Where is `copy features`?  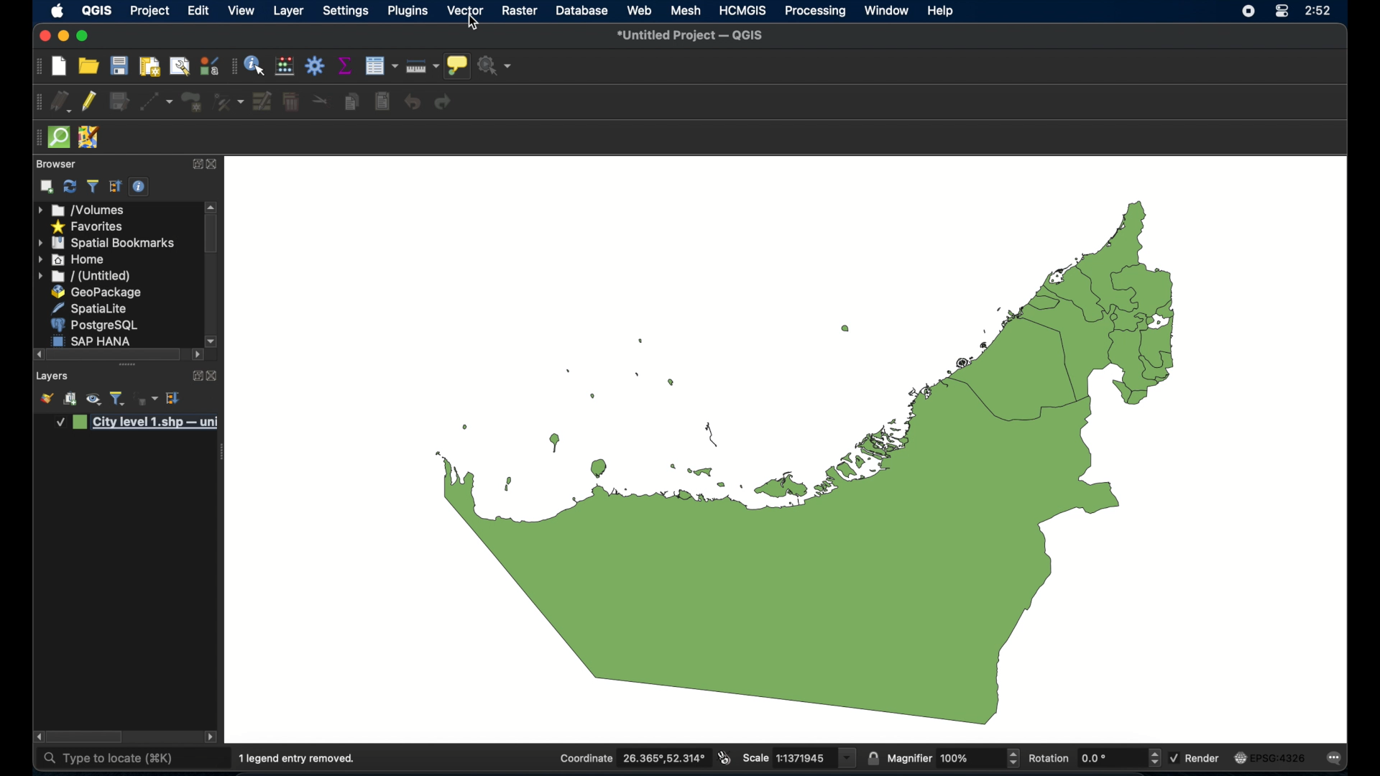
copy features is located at coordinates (351, 101).